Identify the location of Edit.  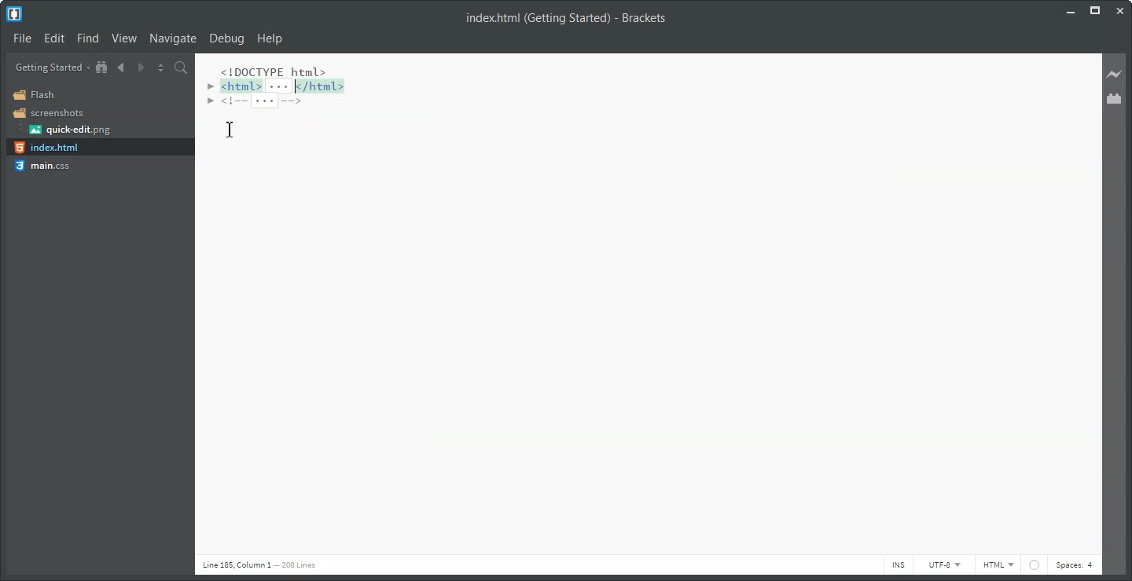
(55, 38).